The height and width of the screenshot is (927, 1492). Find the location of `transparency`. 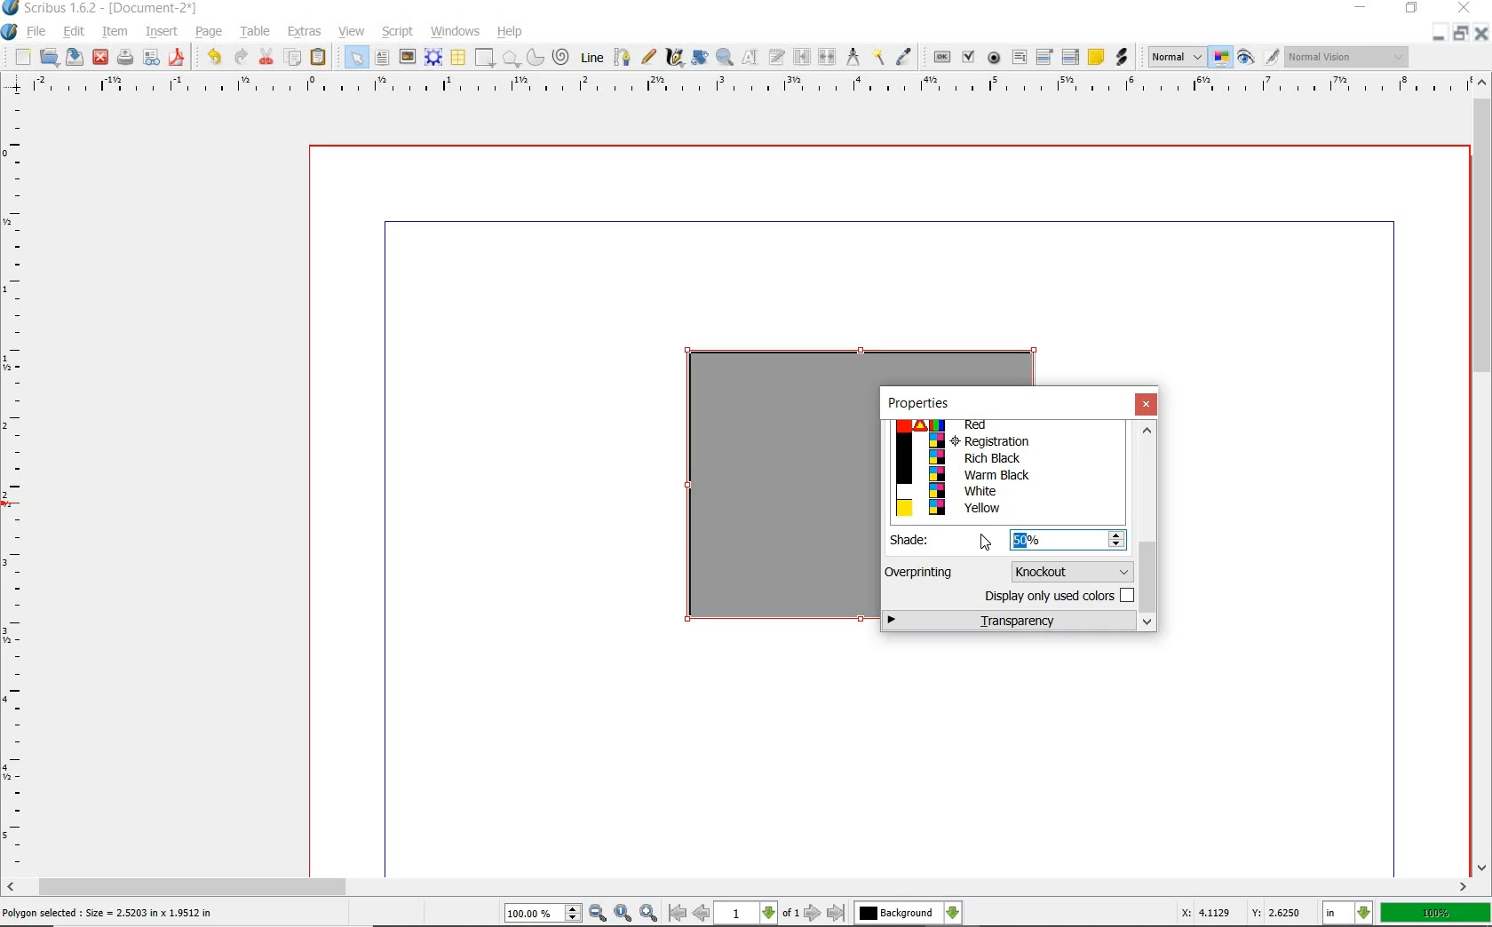

transparency is located at coordinates (1010, 622).